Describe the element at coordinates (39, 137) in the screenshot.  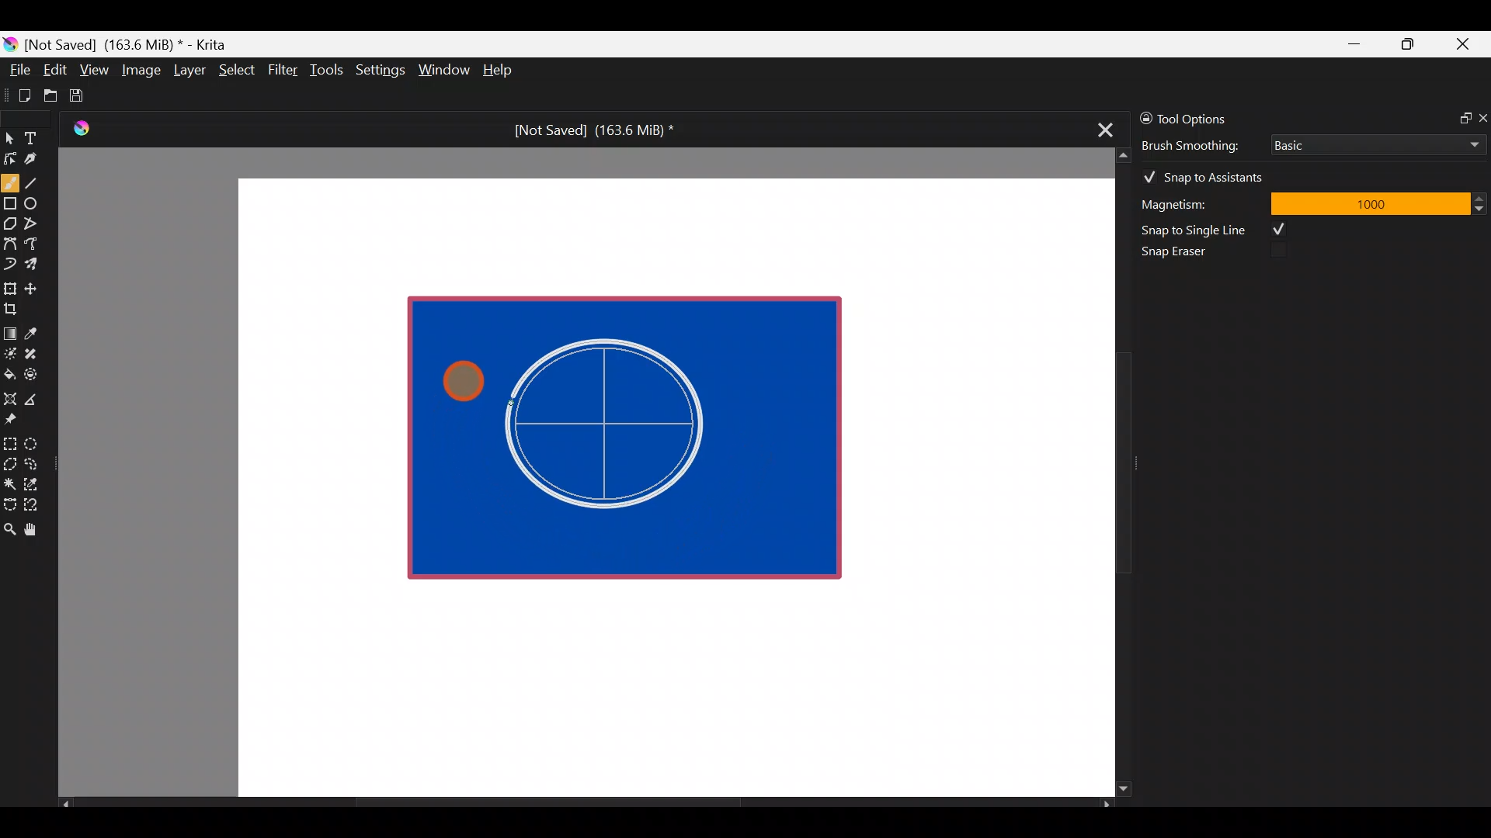
I see `Text tool` at that location.